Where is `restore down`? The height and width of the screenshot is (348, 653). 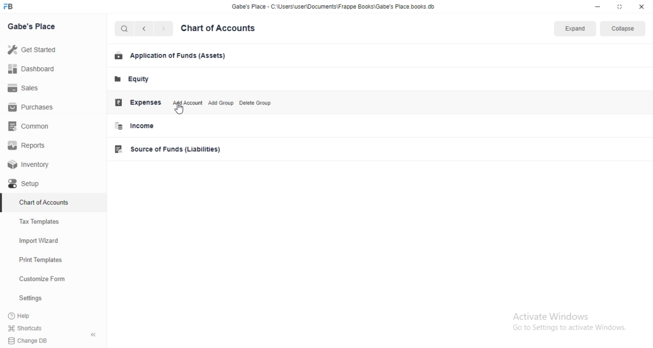
restore down is located at coordinates (620, 8).